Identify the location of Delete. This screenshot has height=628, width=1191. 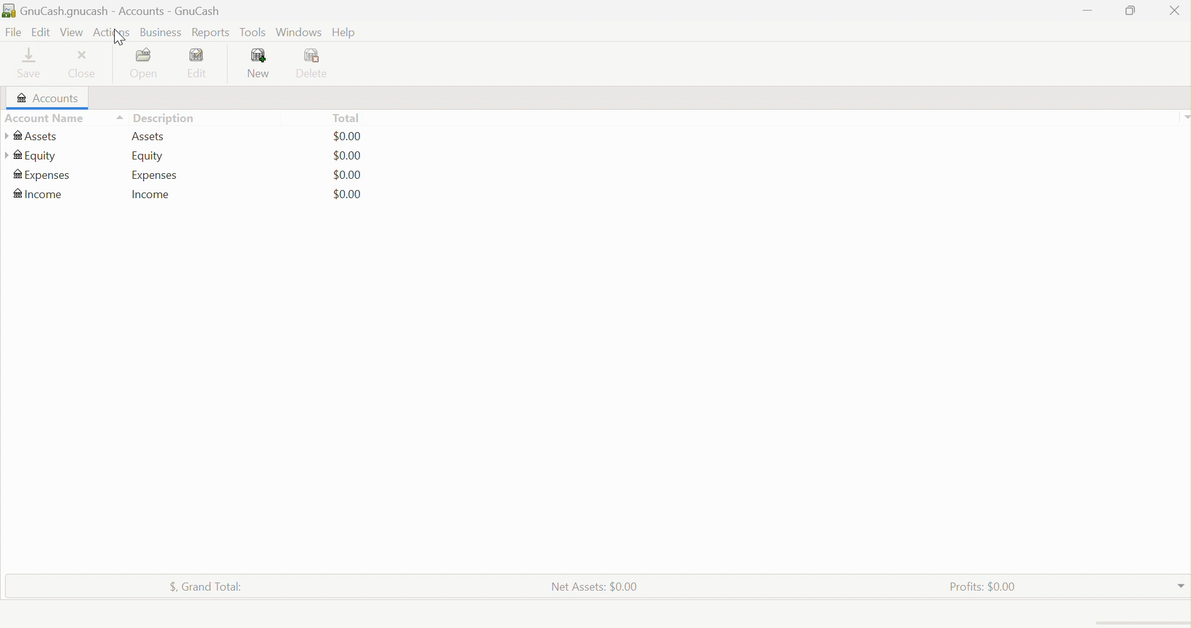
(316, 64).